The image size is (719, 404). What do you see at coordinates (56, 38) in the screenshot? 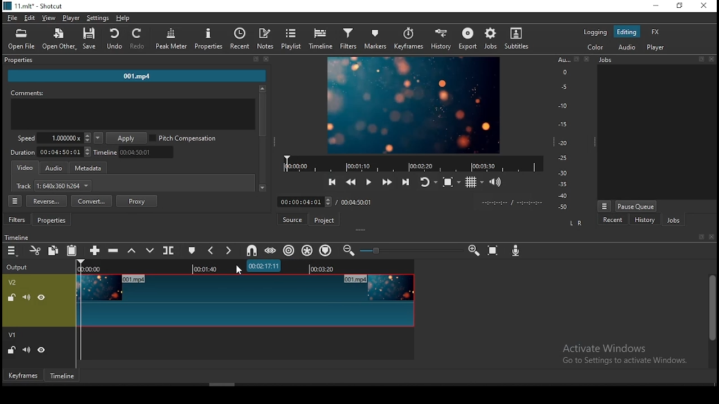
I see `open other` at bounding box center [56, 38].